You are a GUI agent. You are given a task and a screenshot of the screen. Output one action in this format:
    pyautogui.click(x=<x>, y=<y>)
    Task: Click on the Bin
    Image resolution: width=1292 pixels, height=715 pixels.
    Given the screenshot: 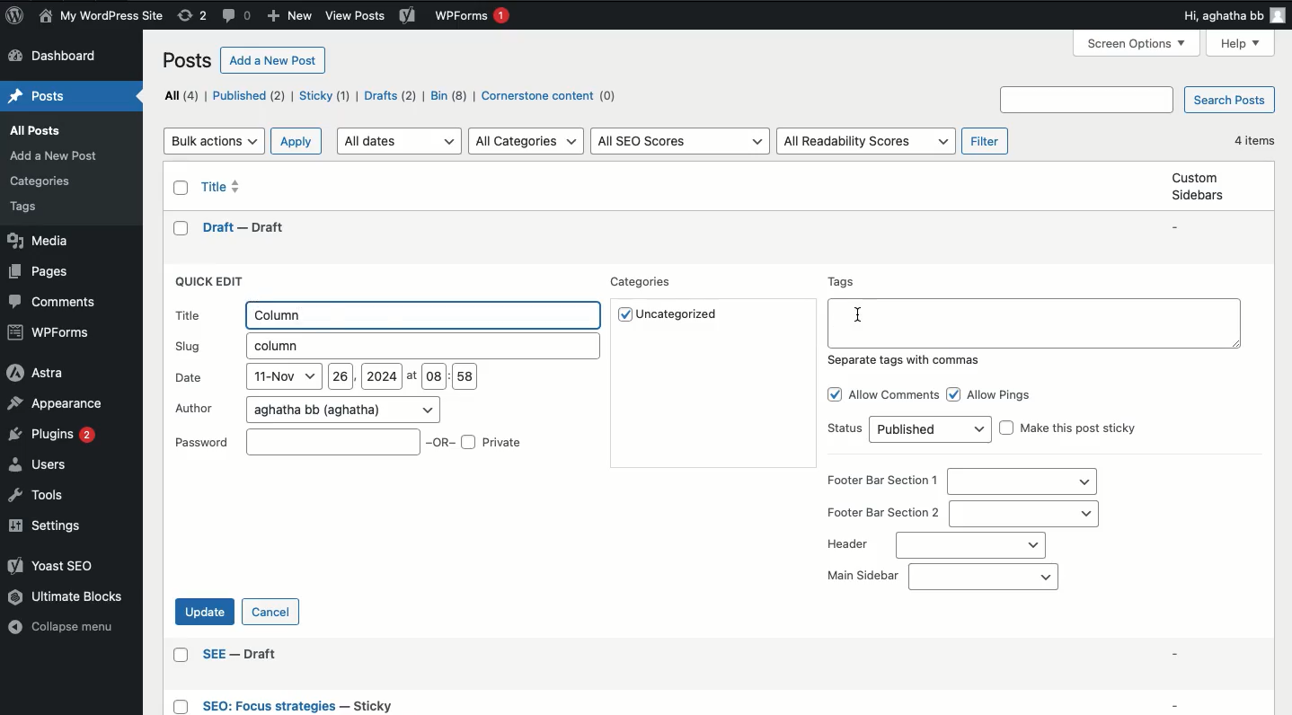 What is the action you would take?
    pyautogui.click(x=449, y=97)
    